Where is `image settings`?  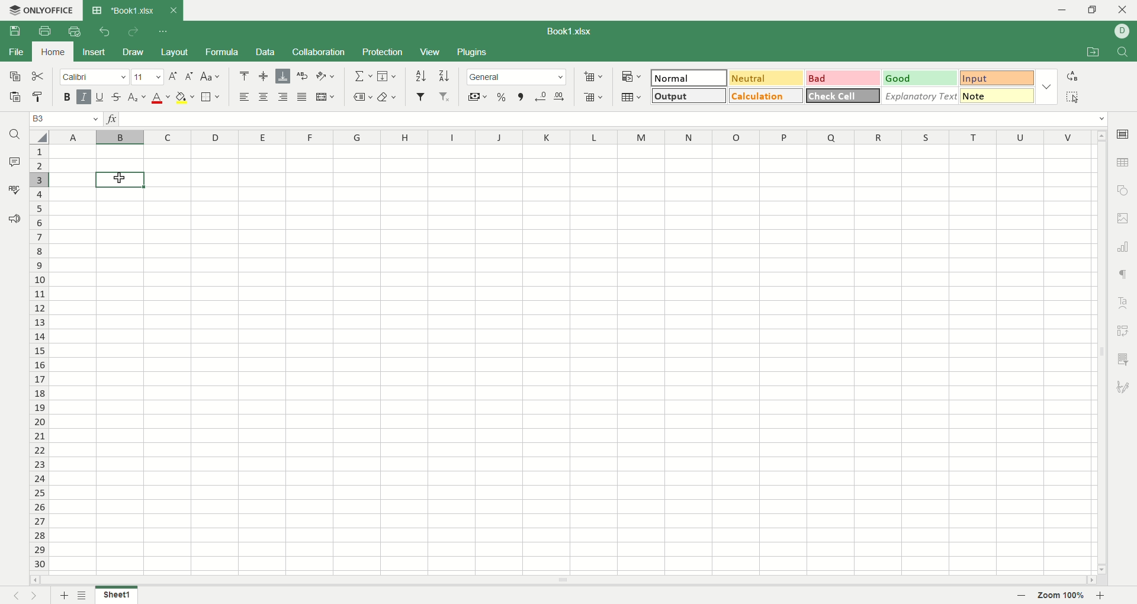 image settings is located at coordinates (1124, 219).